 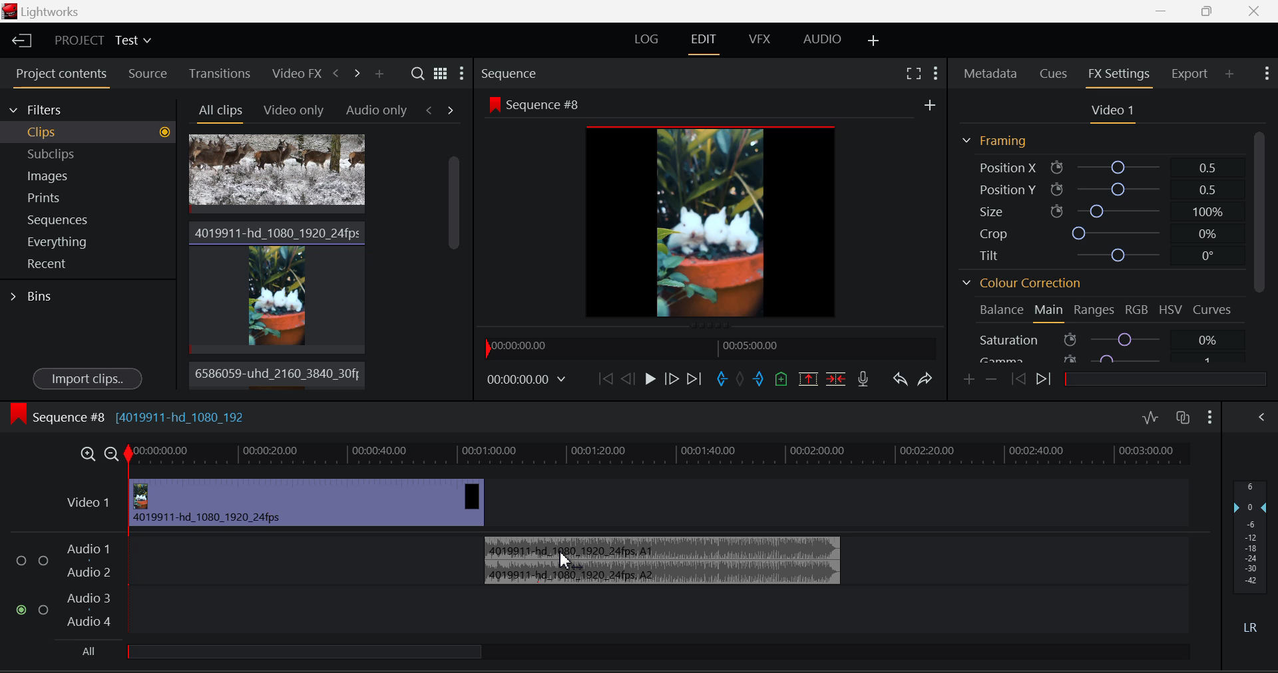 I want to click on Redo, so click(x=927, y=379).